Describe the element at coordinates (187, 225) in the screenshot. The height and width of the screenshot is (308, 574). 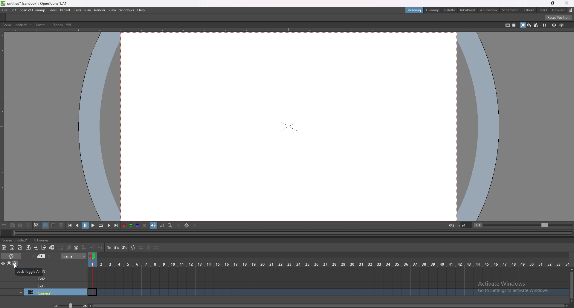
I see `set` at that location.